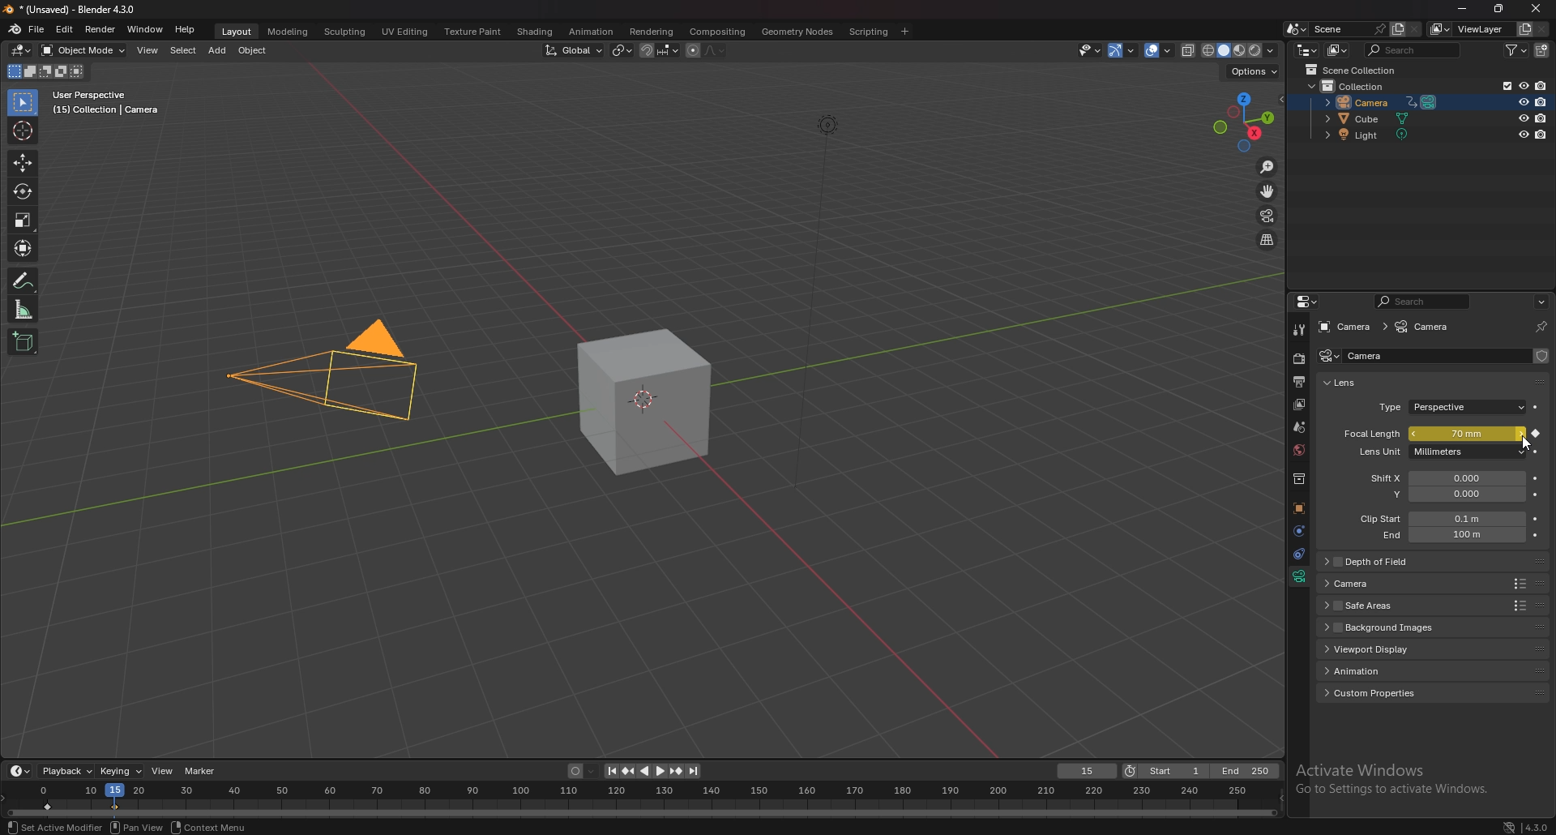 The width and height of the screenshot is (1556, 835). What do you see at coordinates (1300, 451) in the screenshot?
I see `world` at bounding box center [1300, 451].